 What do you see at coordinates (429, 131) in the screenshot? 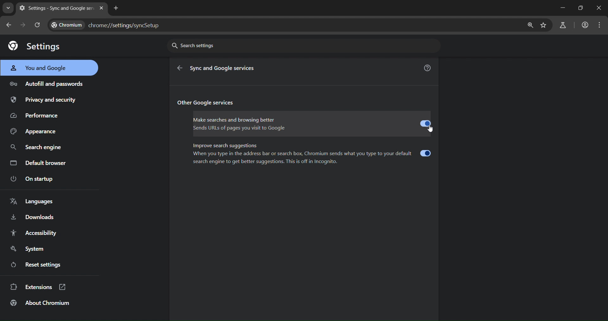
I see `cursor` at bounding box center [429, 131].